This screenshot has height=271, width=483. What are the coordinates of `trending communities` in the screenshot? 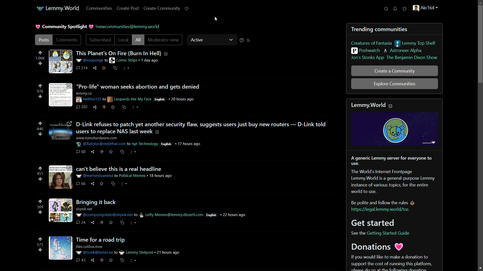 It's located at (380, 29).